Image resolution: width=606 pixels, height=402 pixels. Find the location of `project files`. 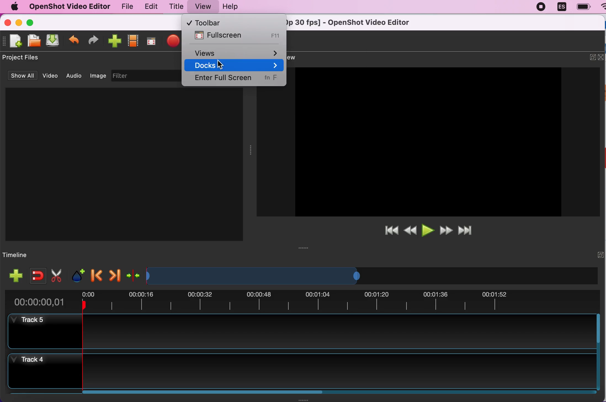

project files is located at coordinates (21, 58).